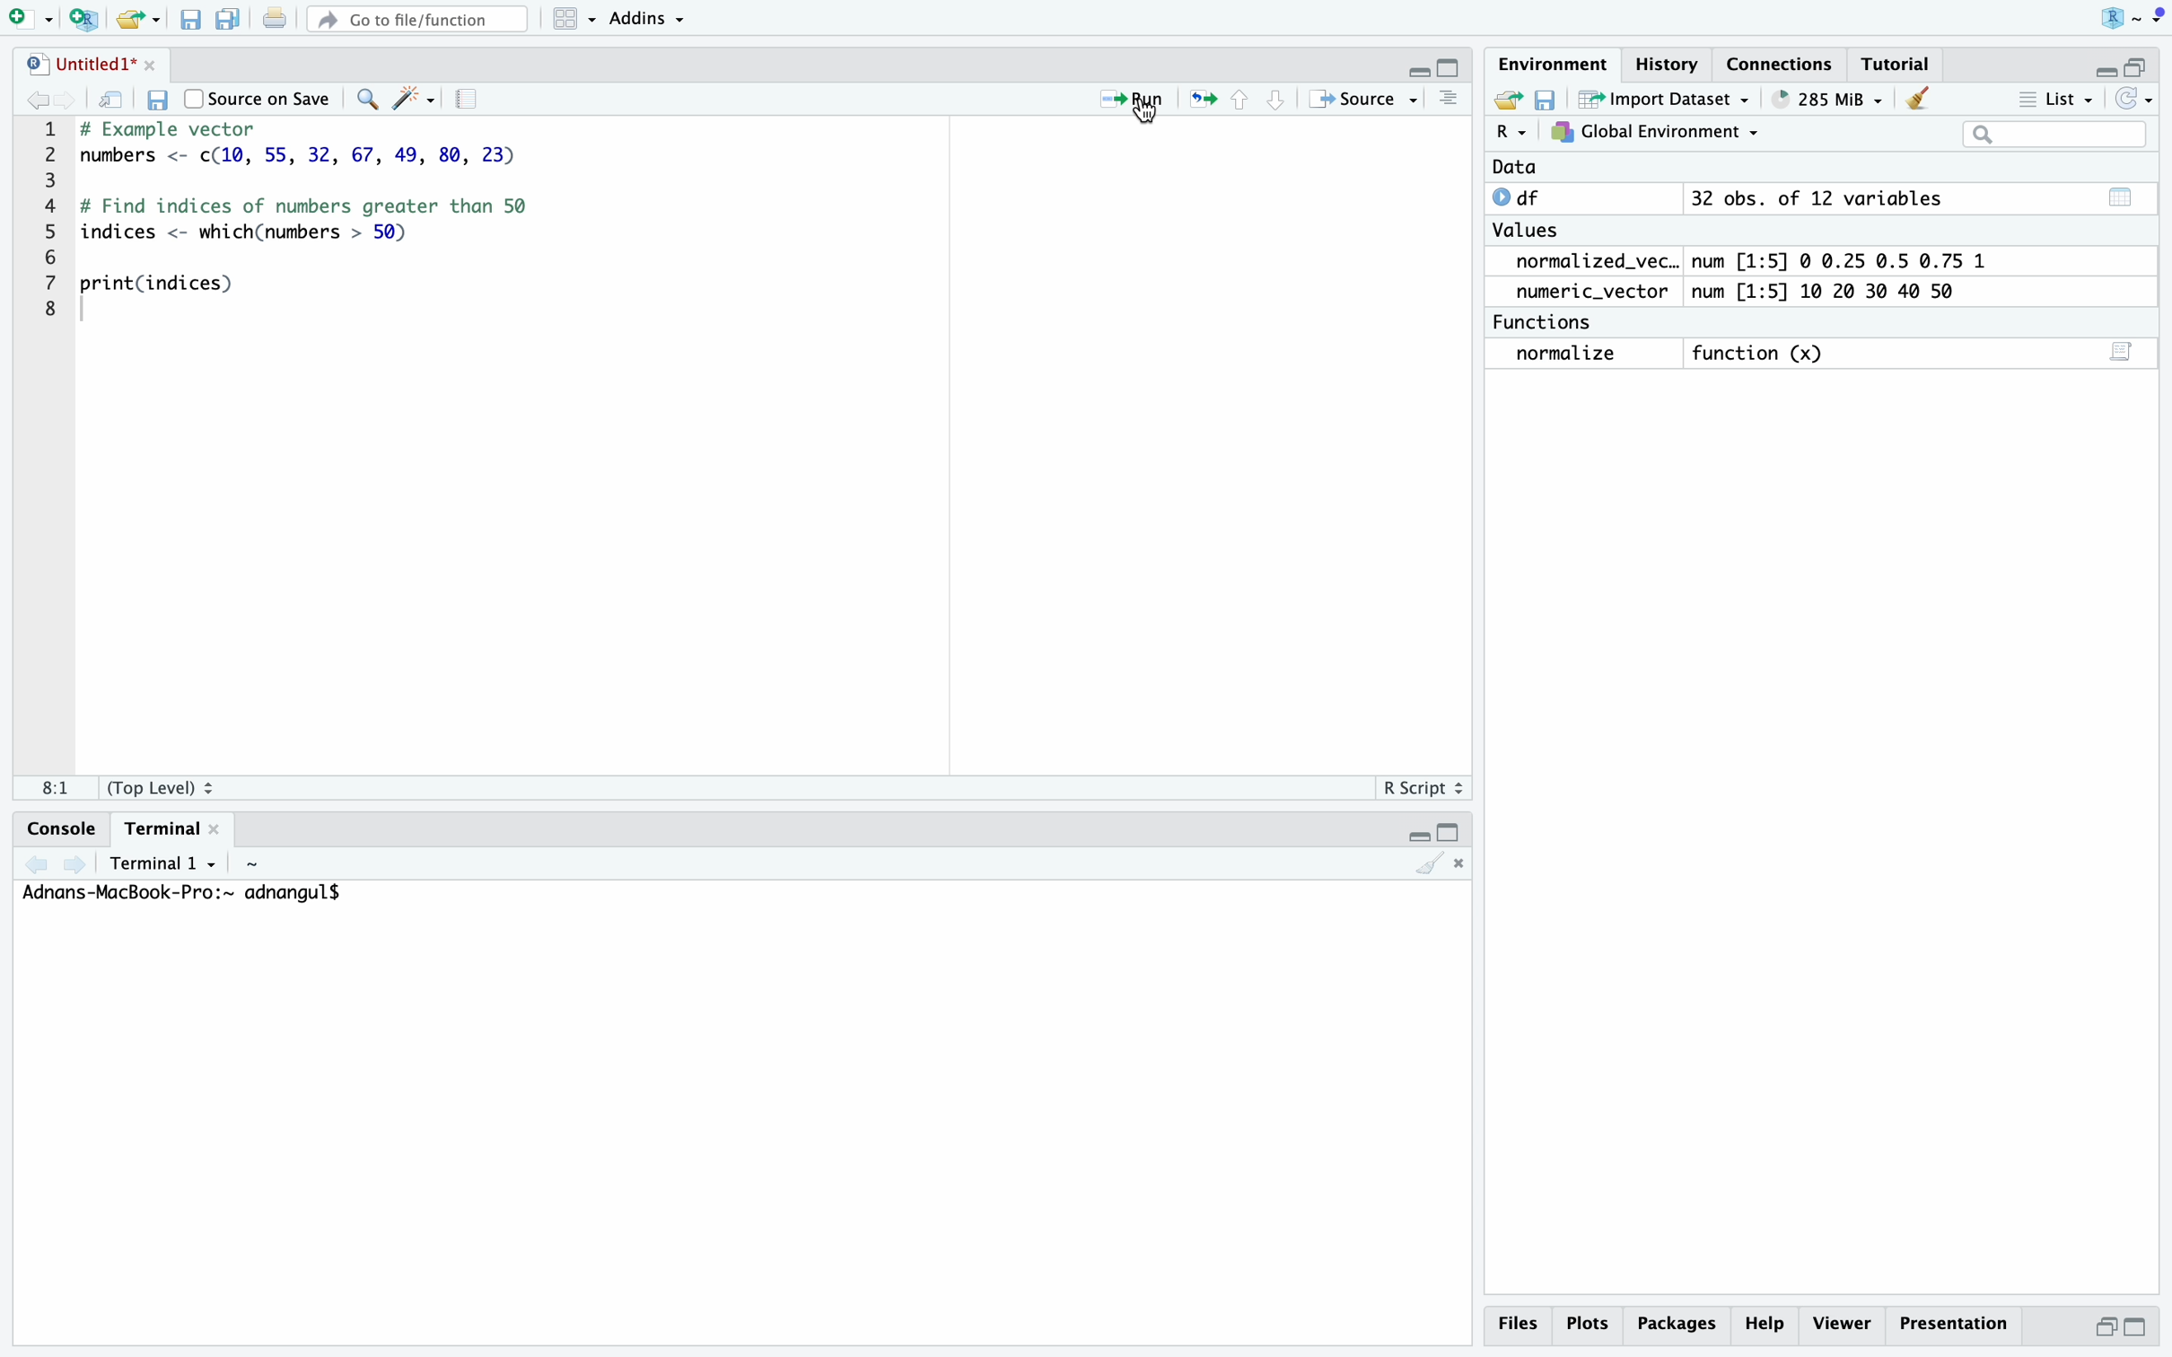 The height and width of the screenshot is (1357, 2172). What do you see at coordinates (1239, 98) in the screenshot?
I see `go to previous section` at bounding box center [1239, 98].